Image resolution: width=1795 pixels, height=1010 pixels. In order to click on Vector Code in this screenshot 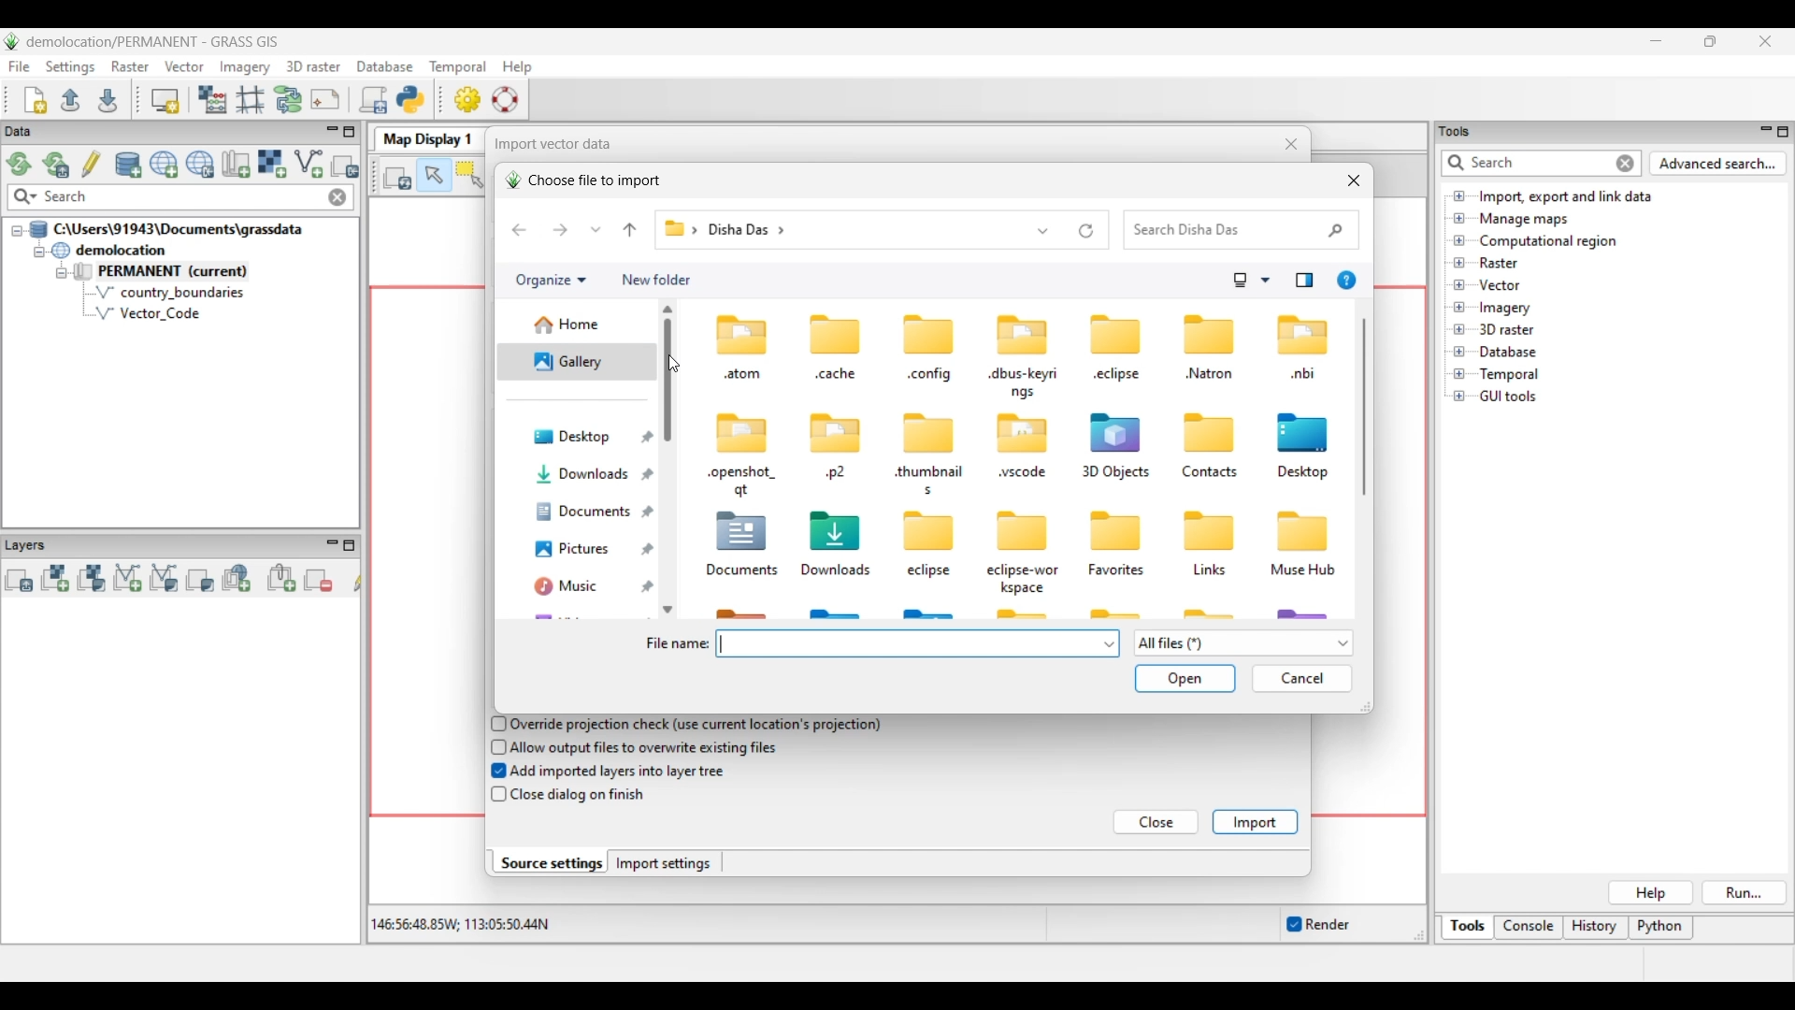, I will do `click(158, 312)`.